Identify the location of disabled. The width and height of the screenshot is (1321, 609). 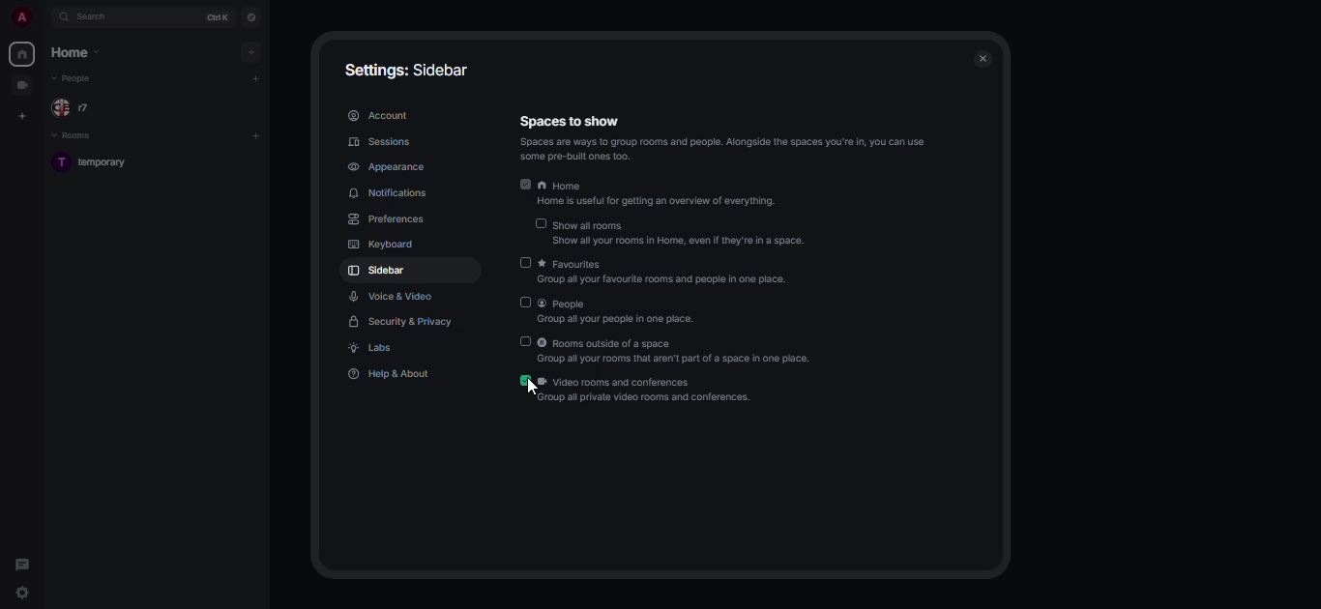
(526, 302).